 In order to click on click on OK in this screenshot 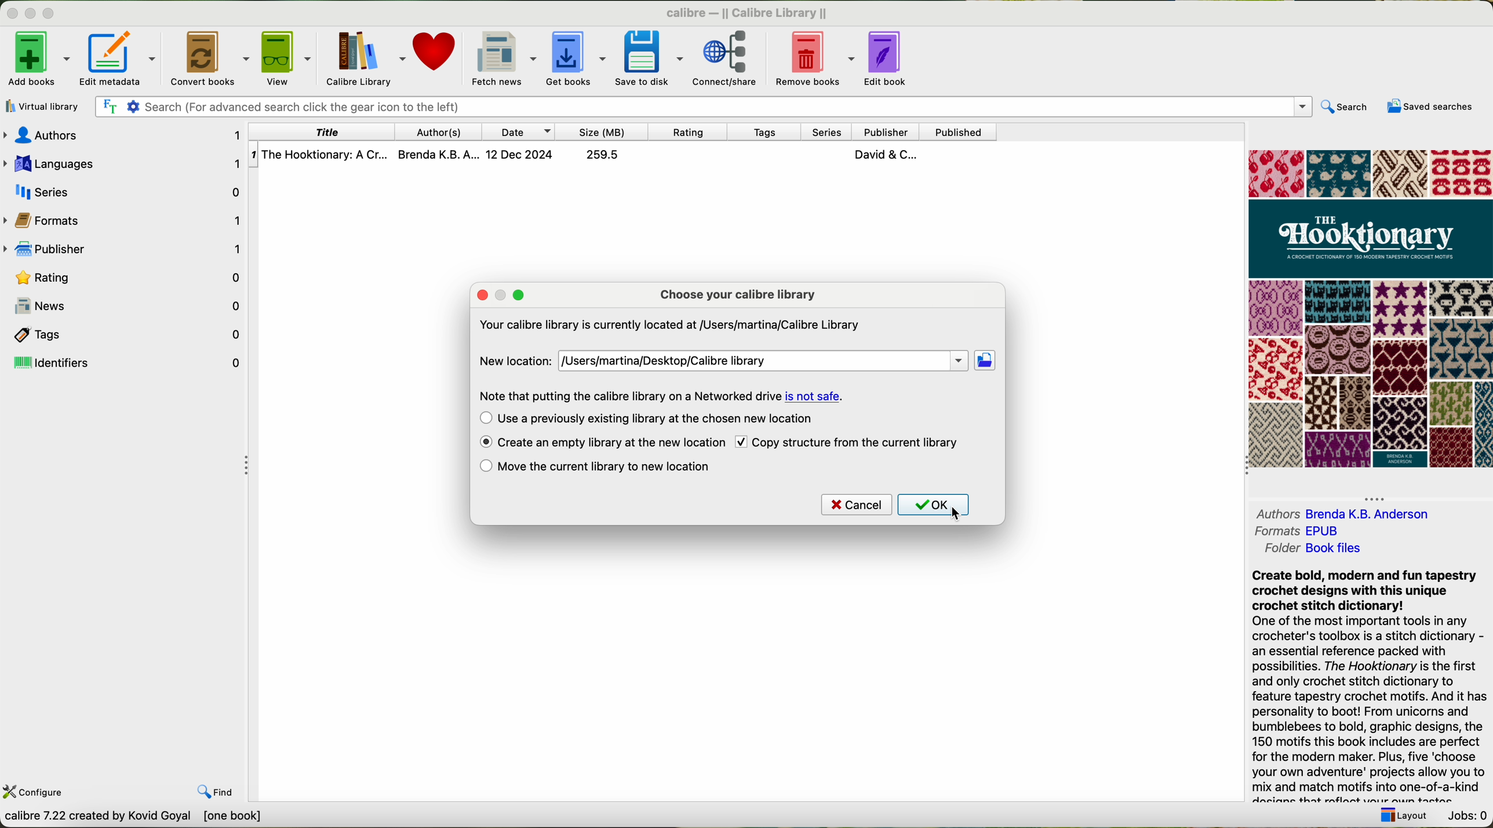, I will do `click(940, 508)`.